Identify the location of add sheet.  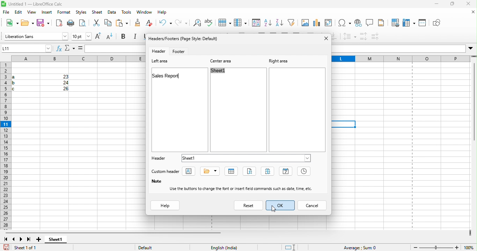
(39, 237).